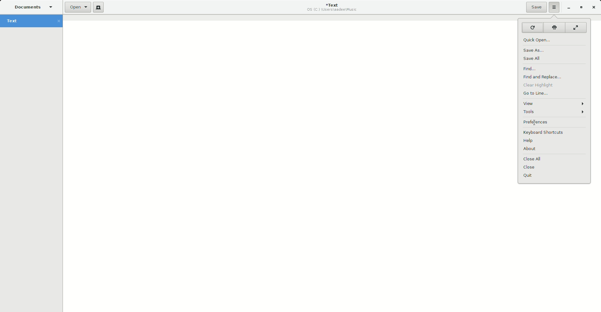 The image size is (601, 312). Describe the element at coordinates (78, 8) in the screenshot. I see `Open` at that location.